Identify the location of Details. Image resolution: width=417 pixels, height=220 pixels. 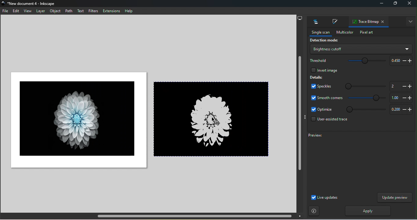
(317, 77).